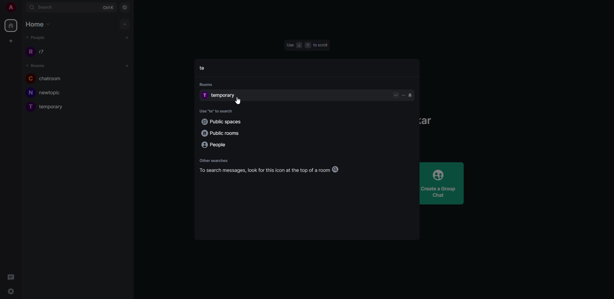  What do you see at coordinates (47, 107) in the screenshot?
I see `room` at bounding box center [47, 107].